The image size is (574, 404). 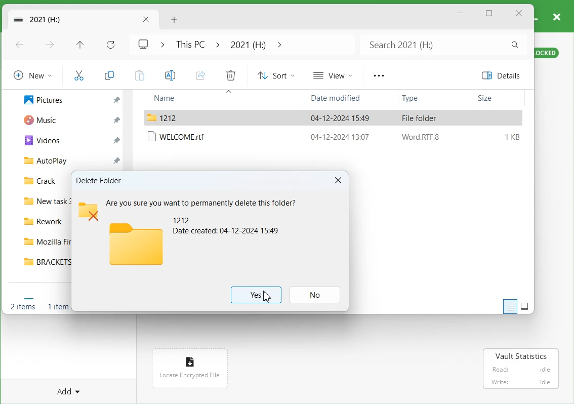 What do you see at coordinates (490, 14) in the screenshot?
I see `Maximize` at bounding box center [490, 14].